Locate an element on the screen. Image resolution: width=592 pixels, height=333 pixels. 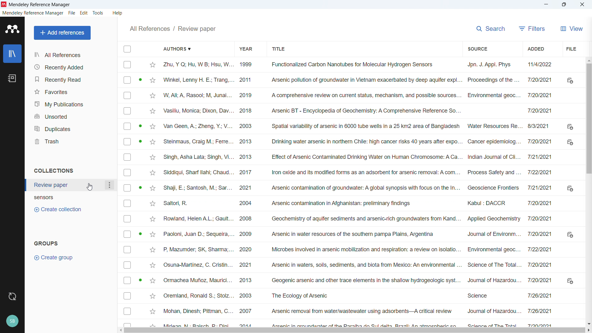
PDF available is located at coordinates (140, 295).